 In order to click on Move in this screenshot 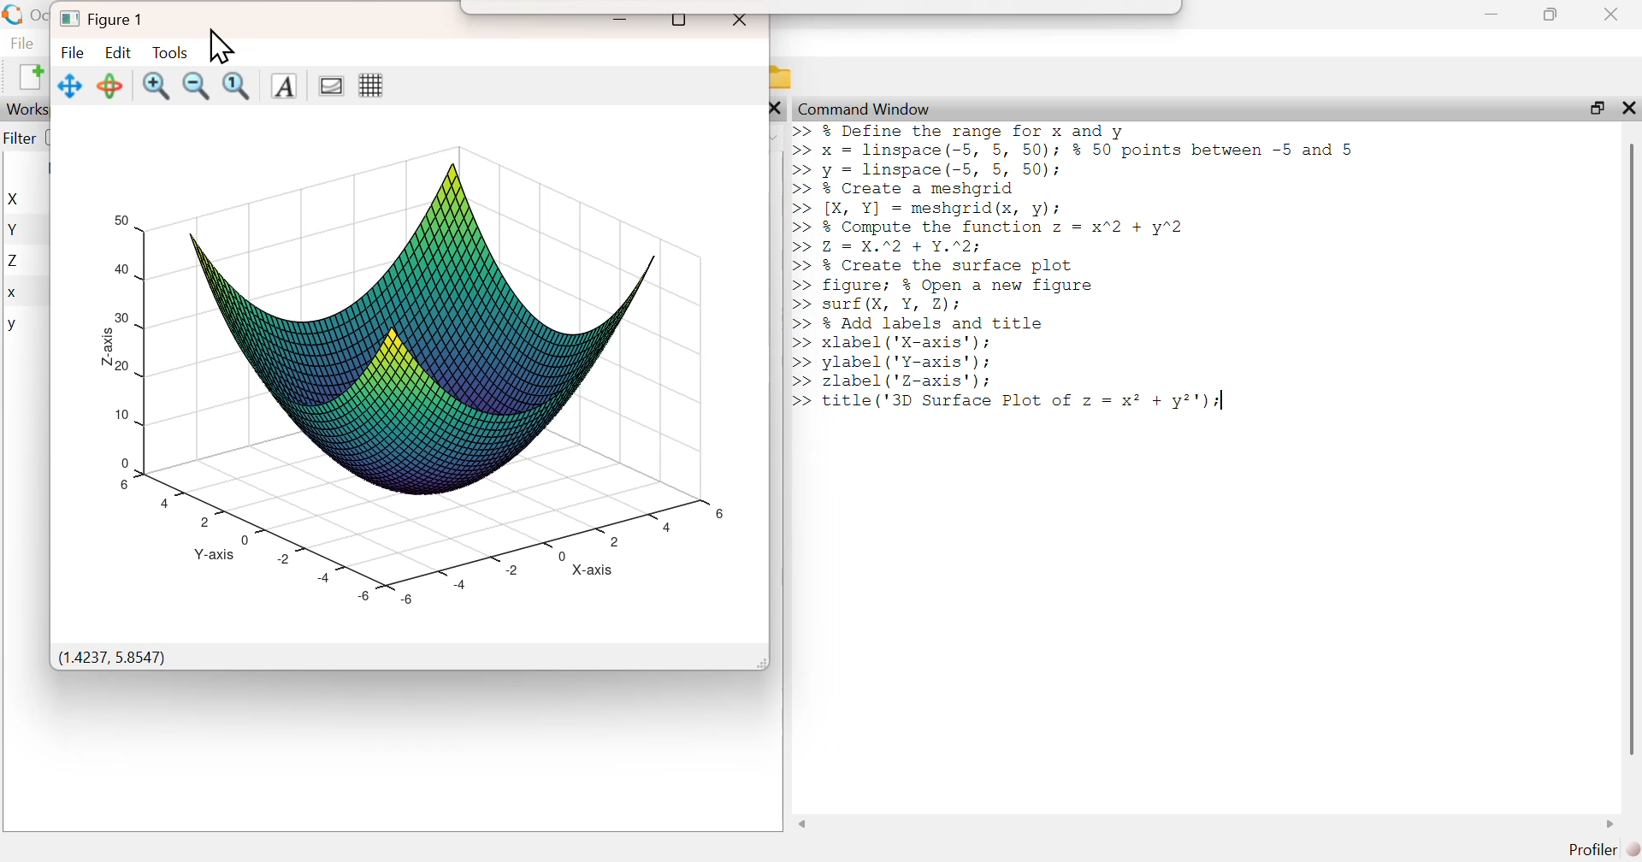, I will do `click(72, 86)`.